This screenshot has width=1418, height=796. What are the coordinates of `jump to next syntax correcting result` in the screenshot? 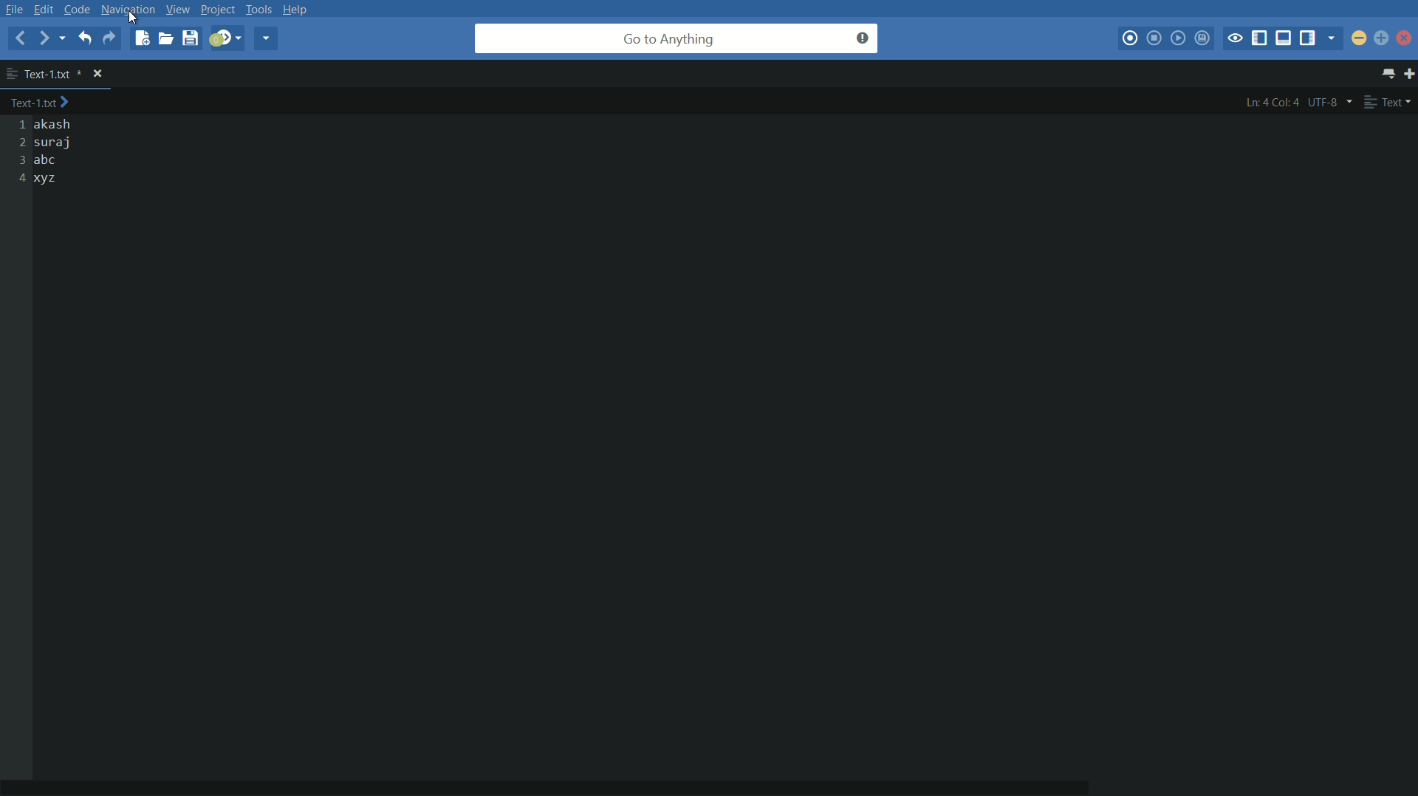 It's located at (225, 38).